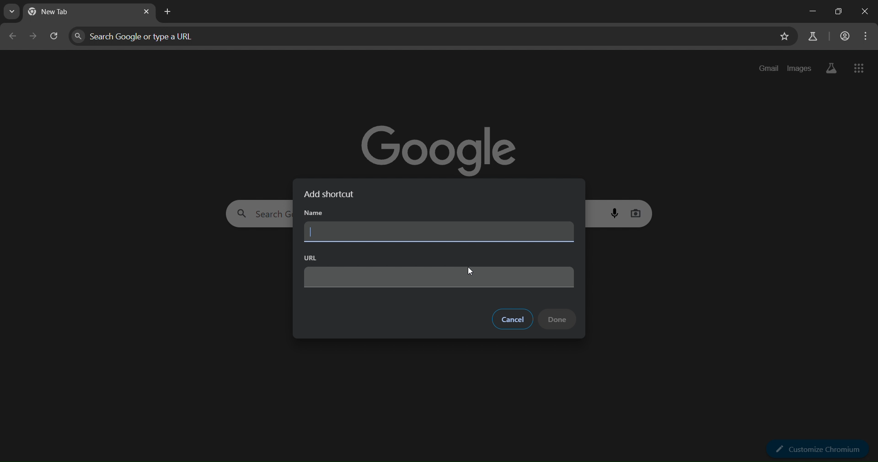  I want to click on customize chromium, so click(817, 449).